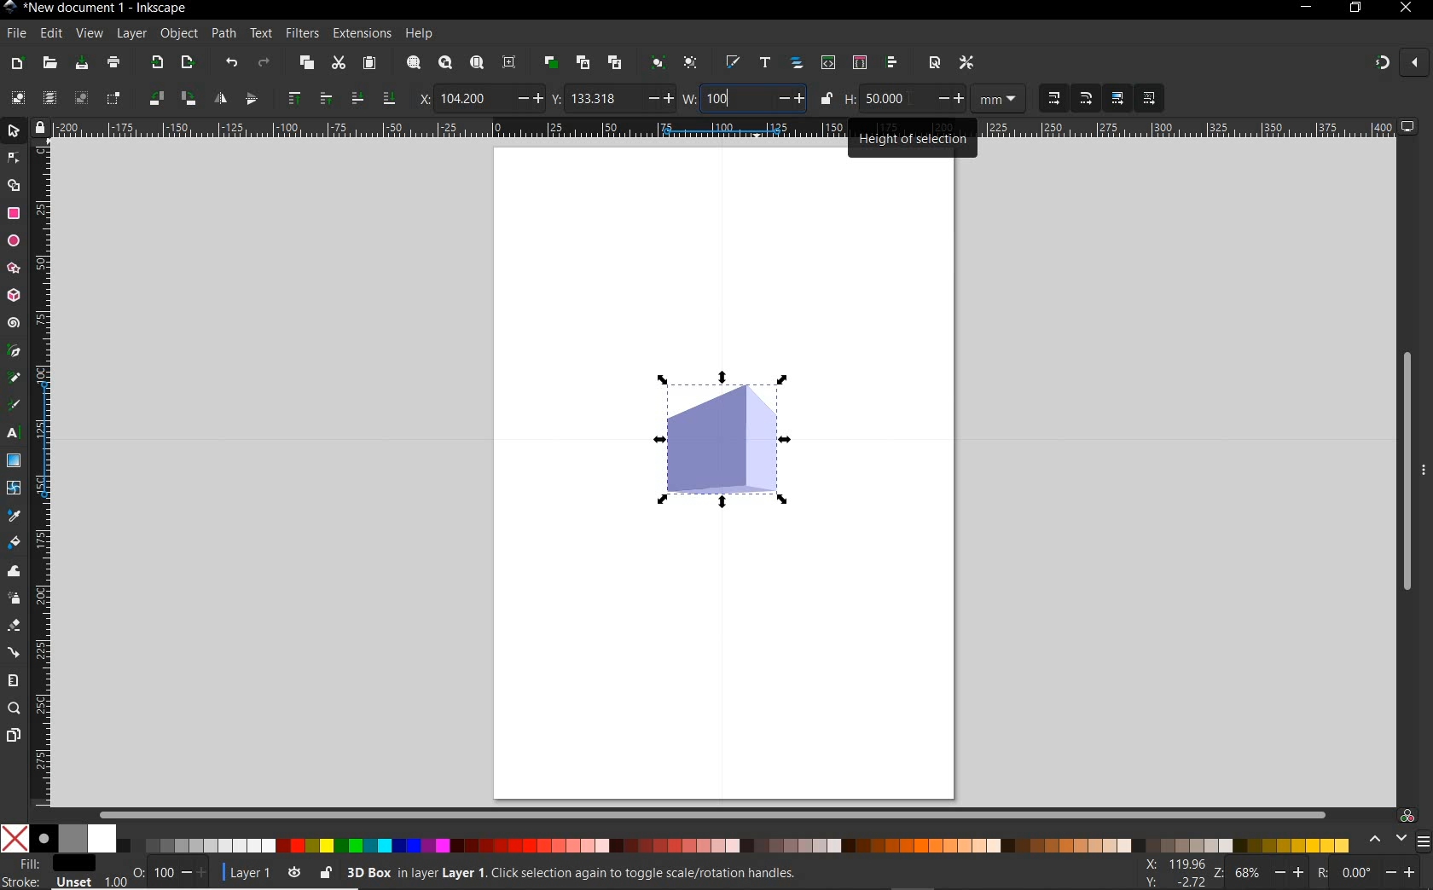 This screenshot has width=1433, height=890. What do you see at coordinates (1413, 61) in the screenshot?
I see `close` at bounding box center [1413, 61].